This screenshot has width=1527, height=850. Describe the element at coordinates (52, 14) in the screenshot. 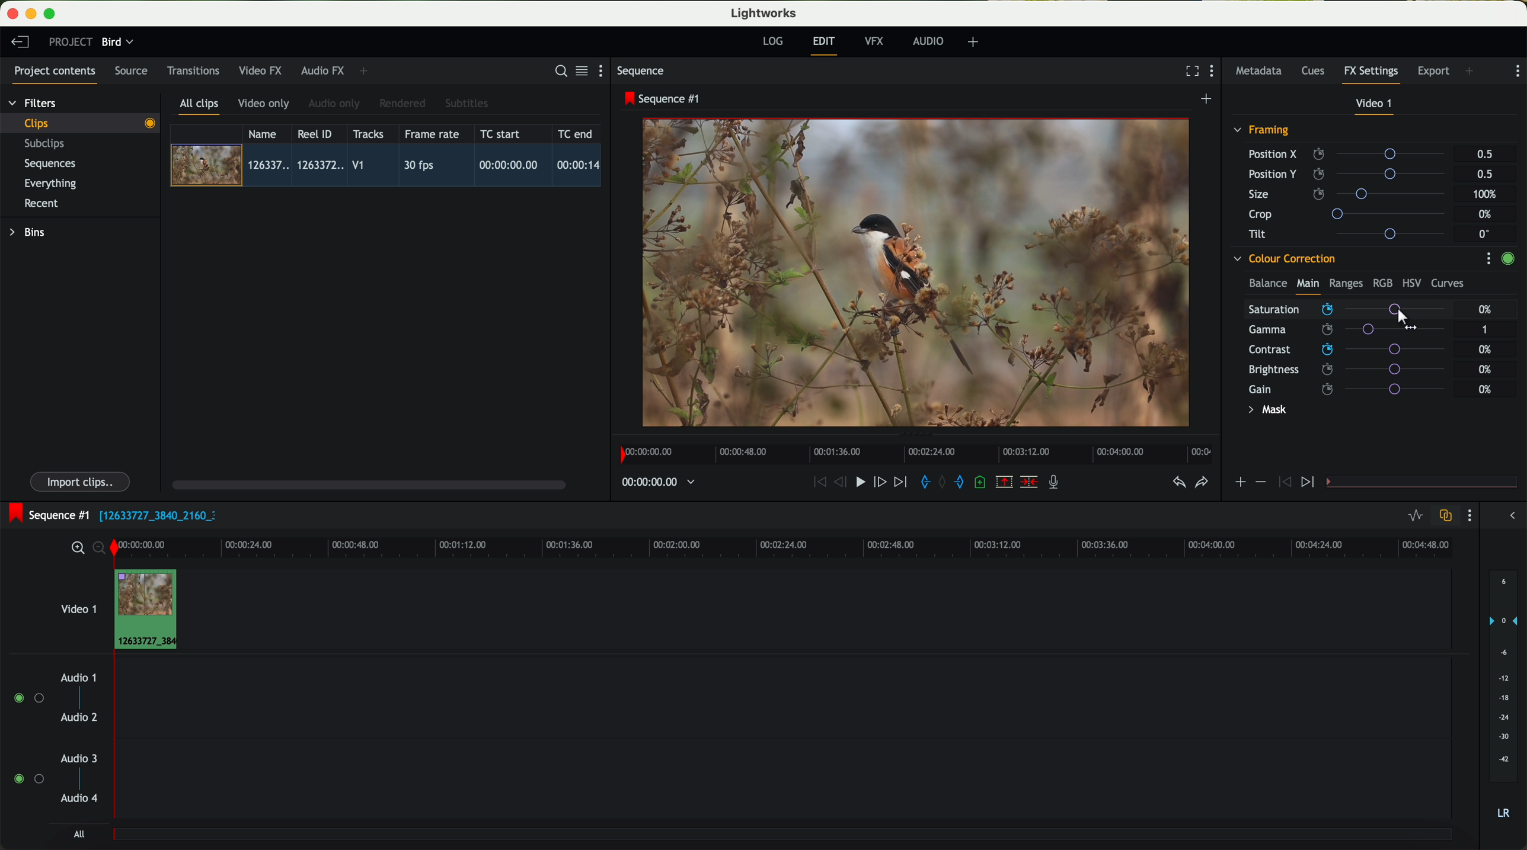

I see `maximize program` at that location.